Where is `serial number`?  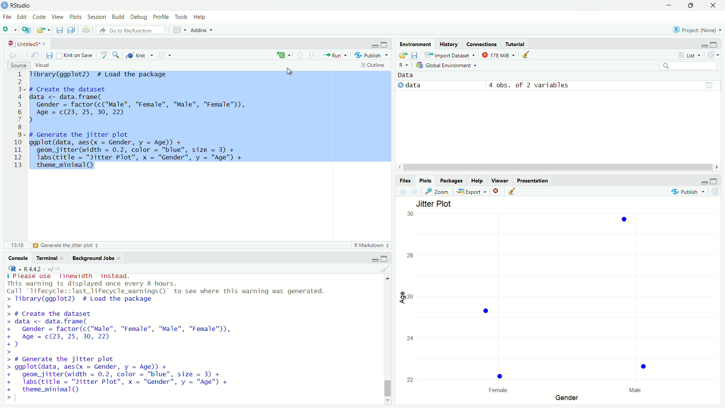
serial number is located at coordinates (17, 121).